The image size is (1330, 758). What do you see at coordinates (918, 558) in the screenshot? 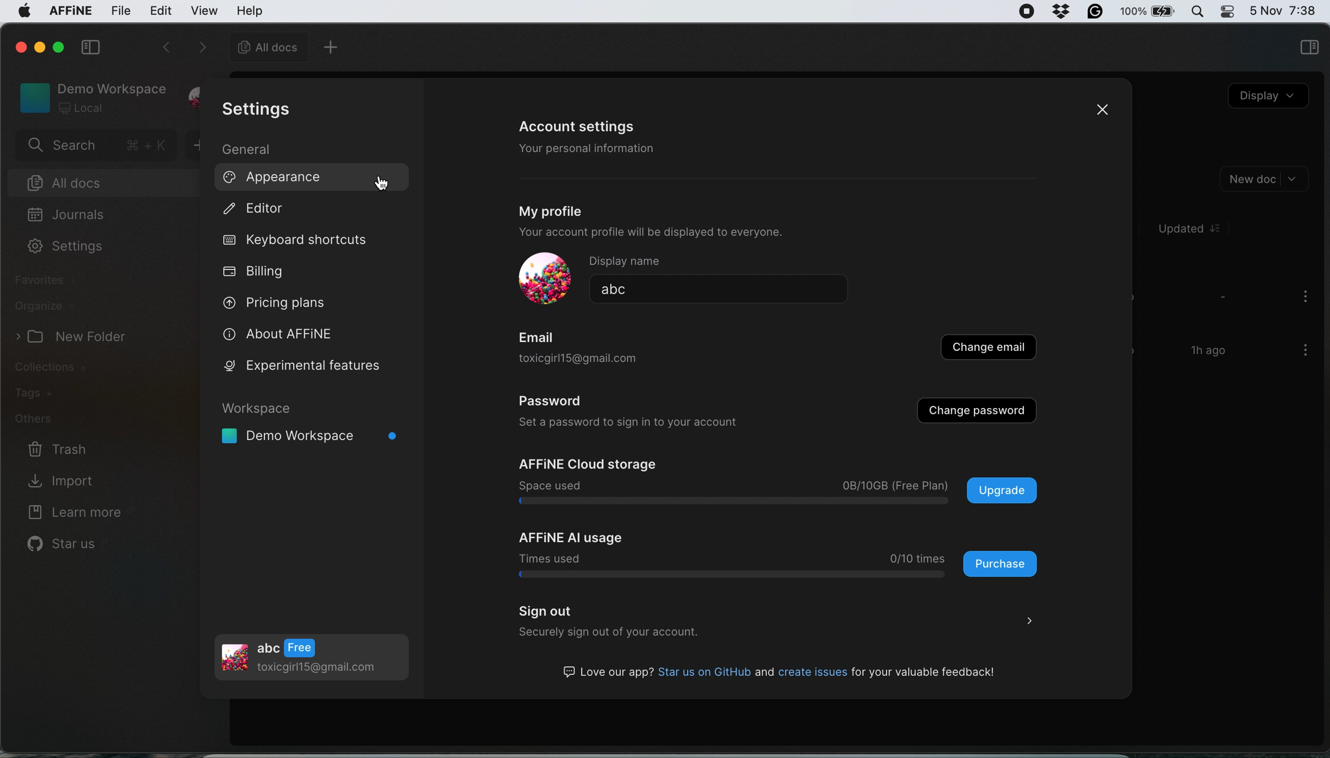
I see `0/10 times` at bounding box center [918, 558].